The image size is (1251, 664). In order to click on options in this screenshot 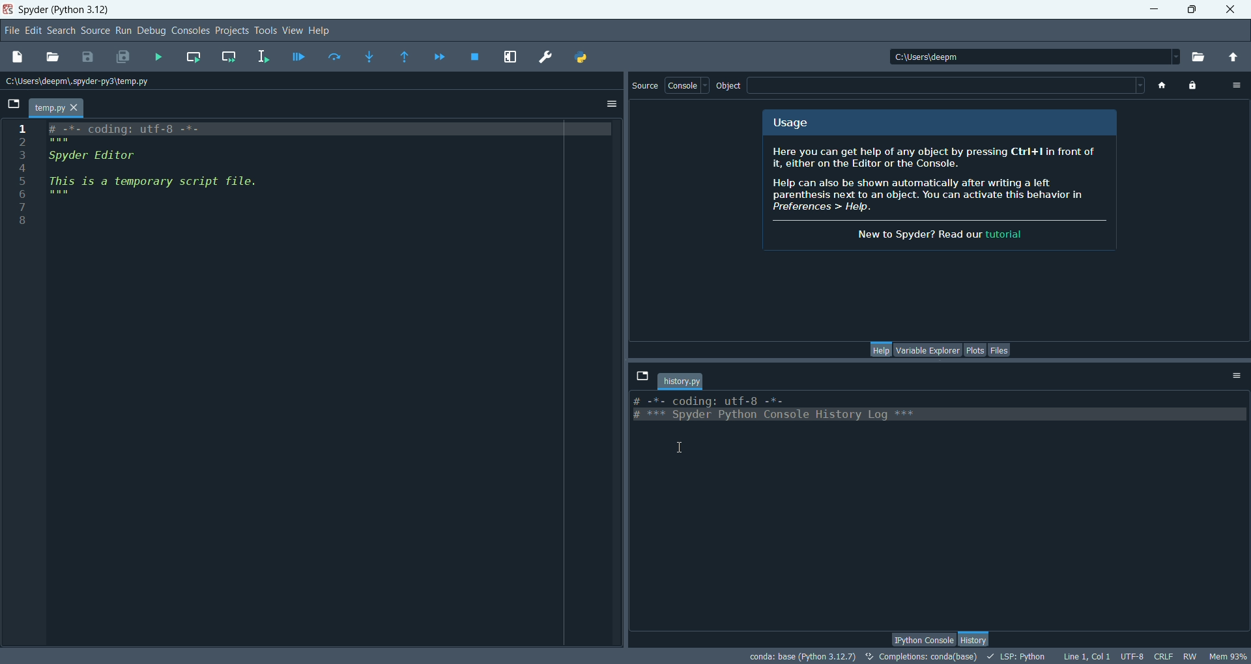, I will do `click(1237, 87)`.